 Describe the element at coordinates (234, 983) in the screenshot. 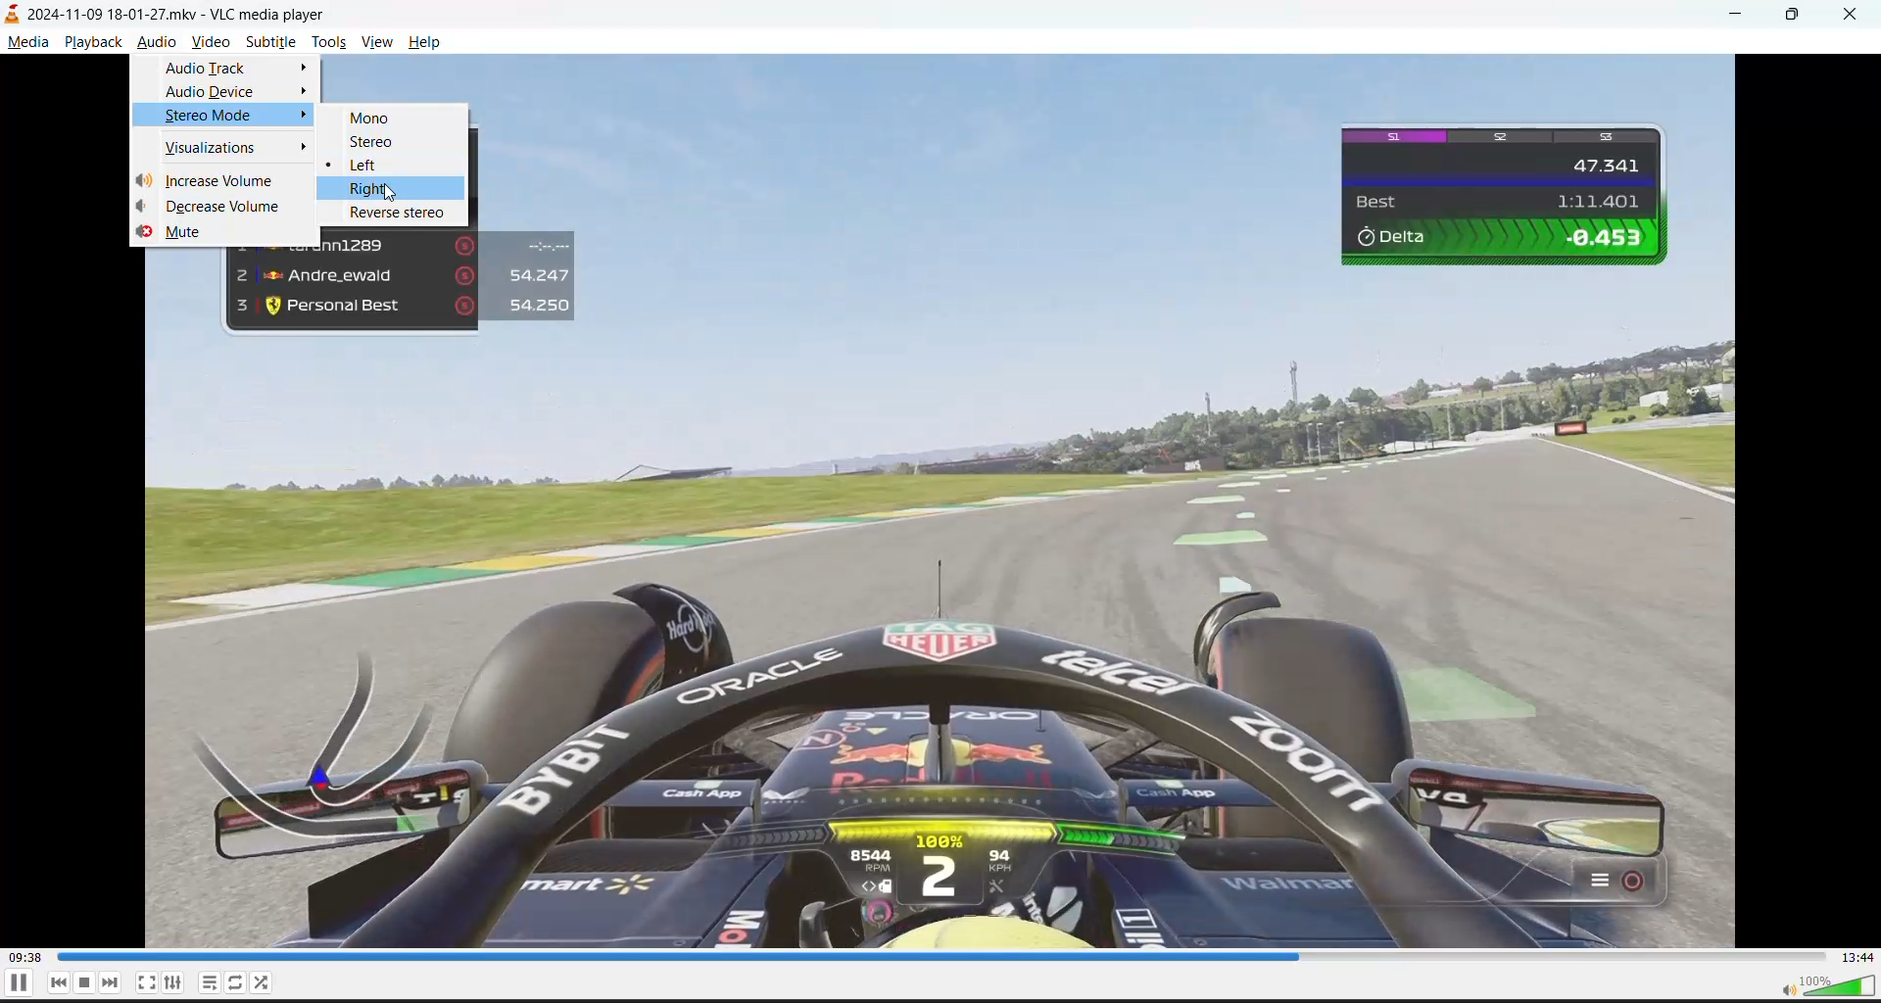

I see `loop` at that location.